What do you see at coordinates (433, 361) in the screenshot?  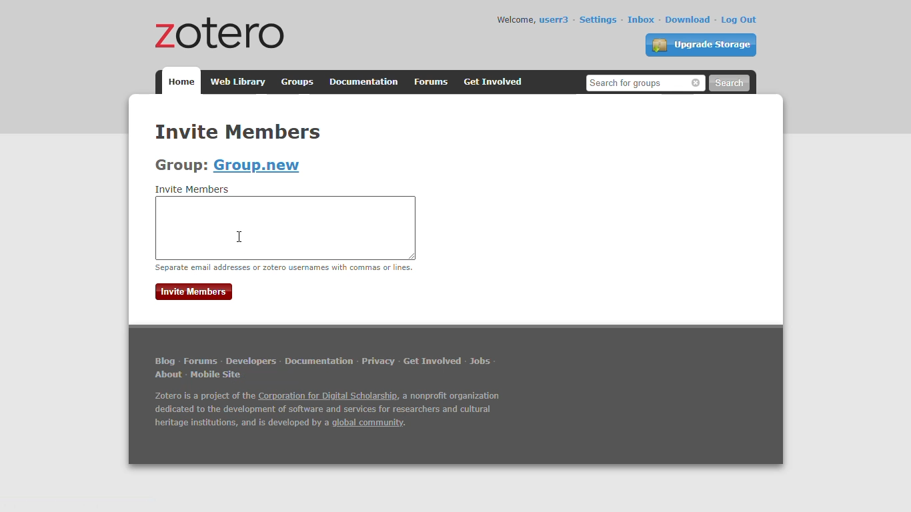 I see `get involved` at bounding box center [433, 361].